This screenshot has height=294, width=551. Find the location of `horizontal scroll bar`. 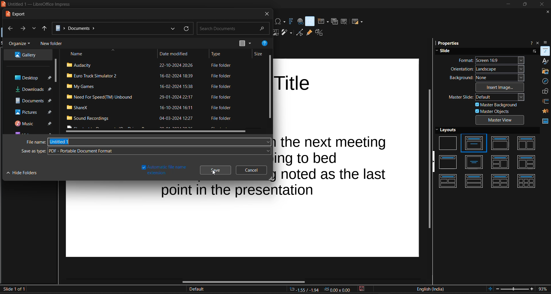

horizontal scroll bar is located at coordinates (243, 281).